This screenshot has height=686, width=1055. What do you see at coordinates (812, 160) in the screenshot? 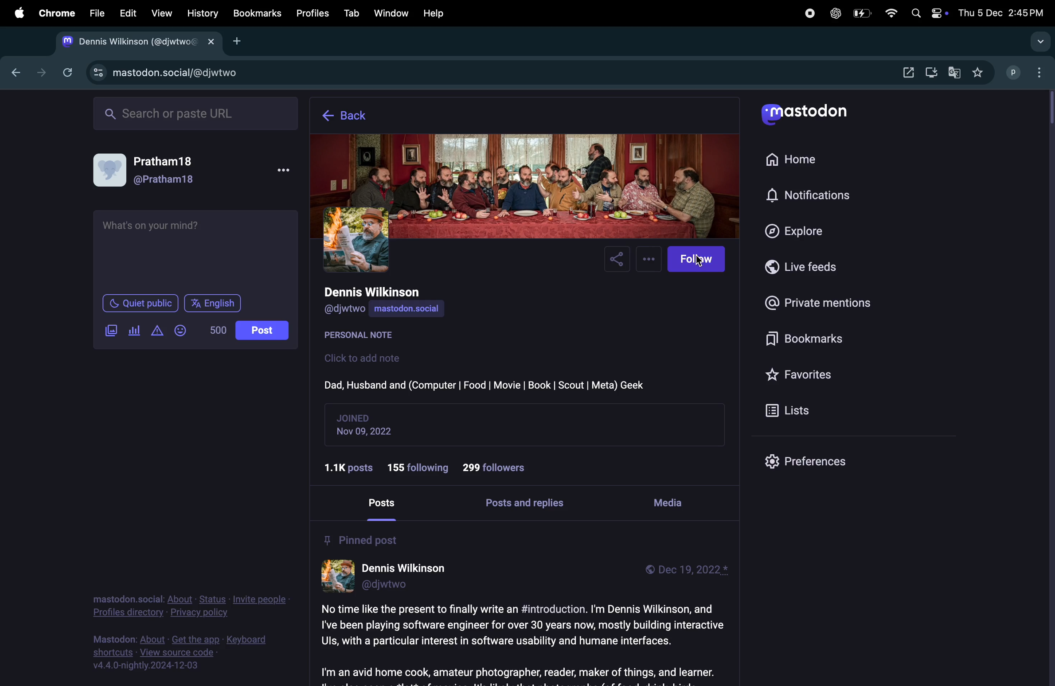
I see `home` at bounding box center [812, 160].